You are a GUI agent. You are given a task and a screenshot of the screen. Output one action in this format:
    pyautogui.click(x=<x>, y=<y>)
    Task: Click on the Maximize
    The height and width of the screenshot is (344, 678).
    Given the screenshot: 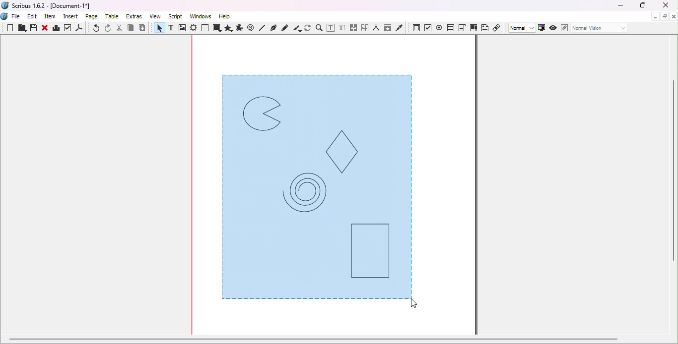 What is the action you would take?
    pyautogui.click(x=642, y=5)
    